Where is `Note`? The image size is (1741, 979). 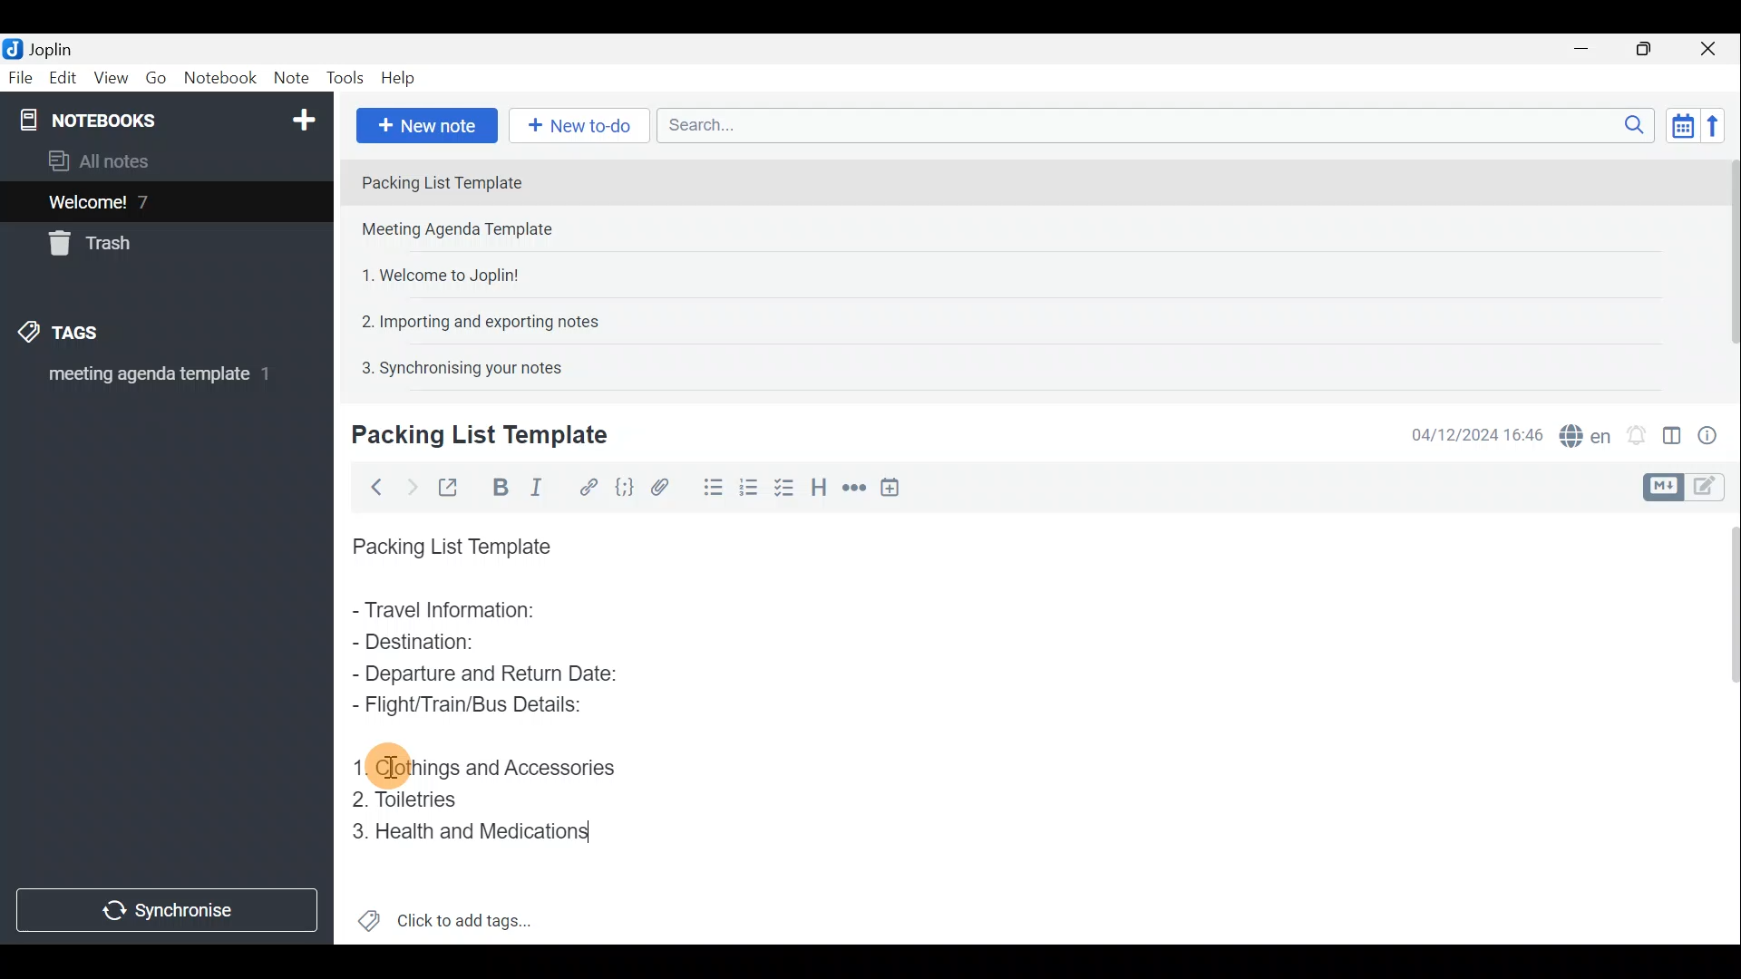
Note is located at coordinates (290, 79).